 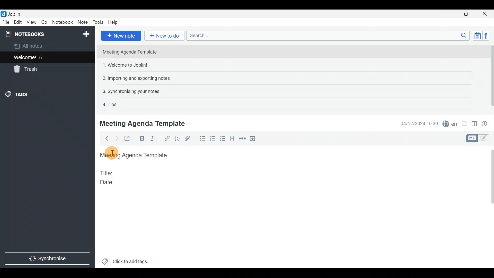 I want to click on Back, so click(x=105, y=139).